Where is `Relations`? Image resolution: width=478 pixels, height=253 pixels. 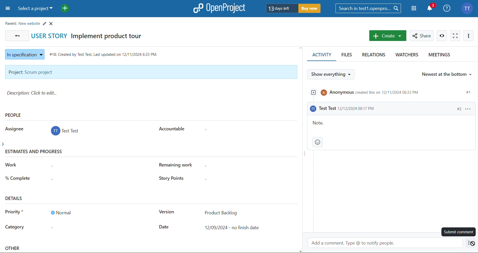
Relations is located at coordinates (375, 55).